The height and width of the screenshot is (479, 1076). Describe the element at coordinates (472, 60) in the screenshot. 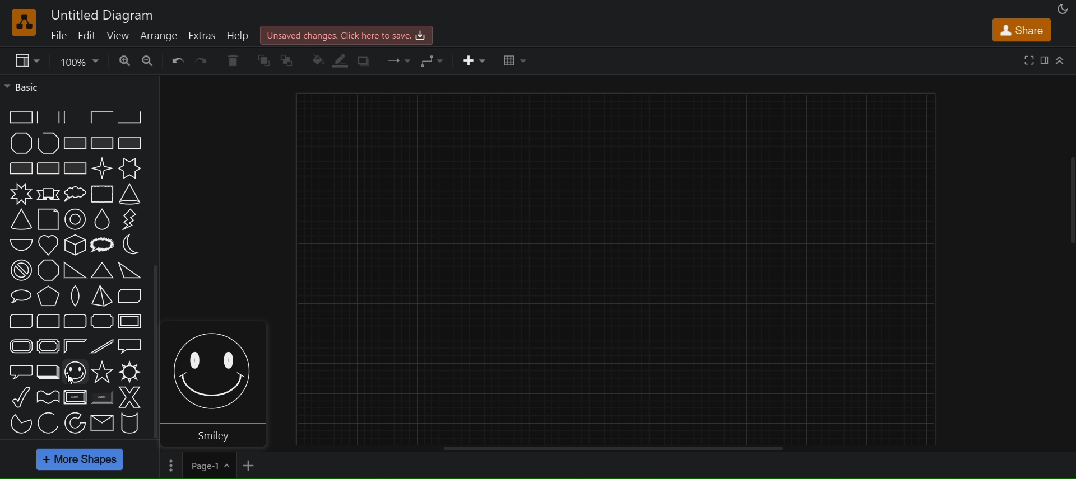

I see `insert` at that location.